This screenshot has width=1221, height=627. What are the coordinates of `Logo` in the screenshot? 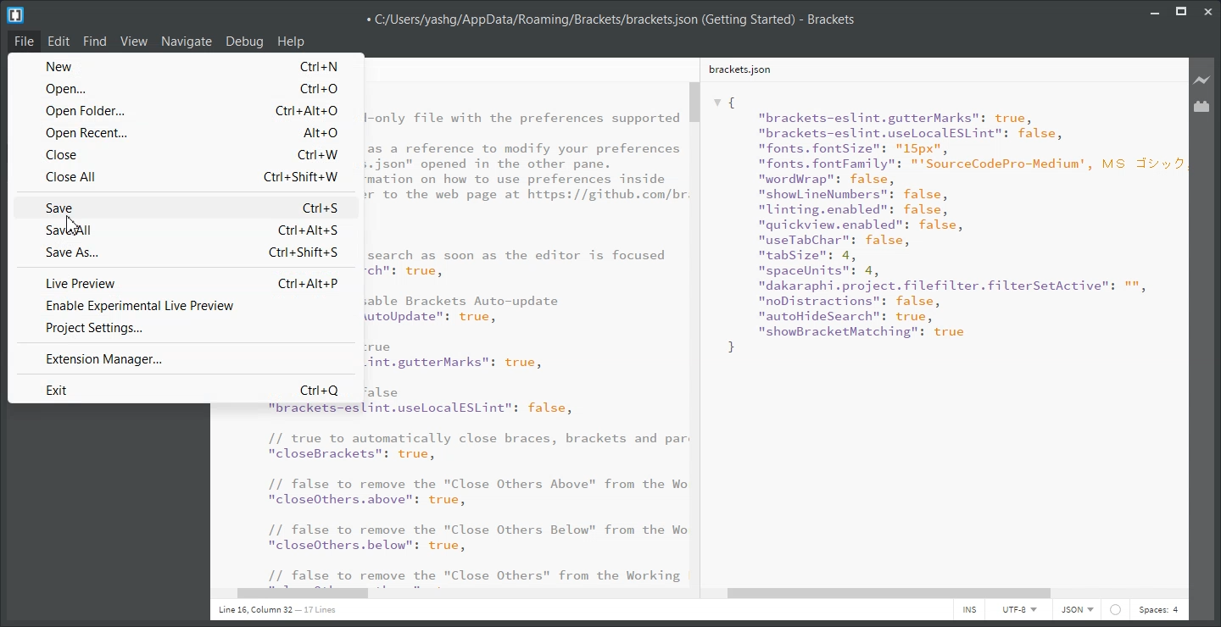 It's located at (22, 14).